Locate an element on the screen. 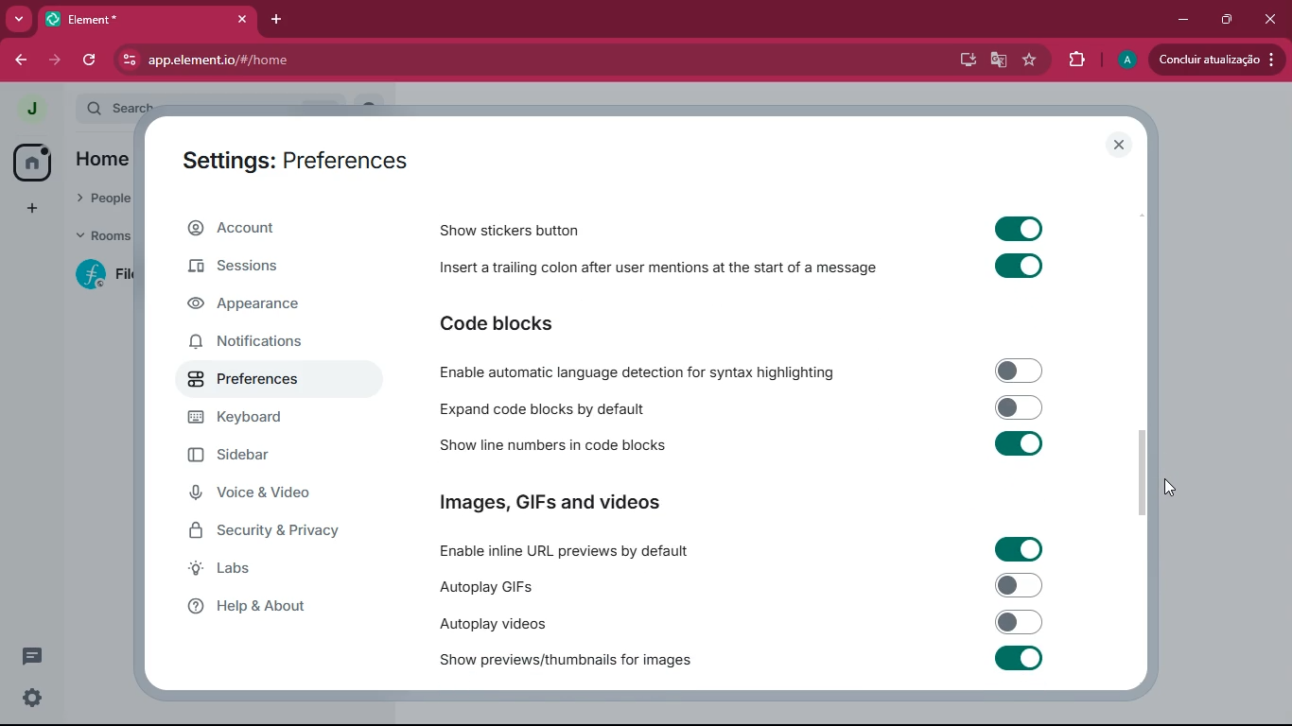 The width and height of the screenshot is (1292, 726). autoplay gifs is located at coordinates (483, 586).